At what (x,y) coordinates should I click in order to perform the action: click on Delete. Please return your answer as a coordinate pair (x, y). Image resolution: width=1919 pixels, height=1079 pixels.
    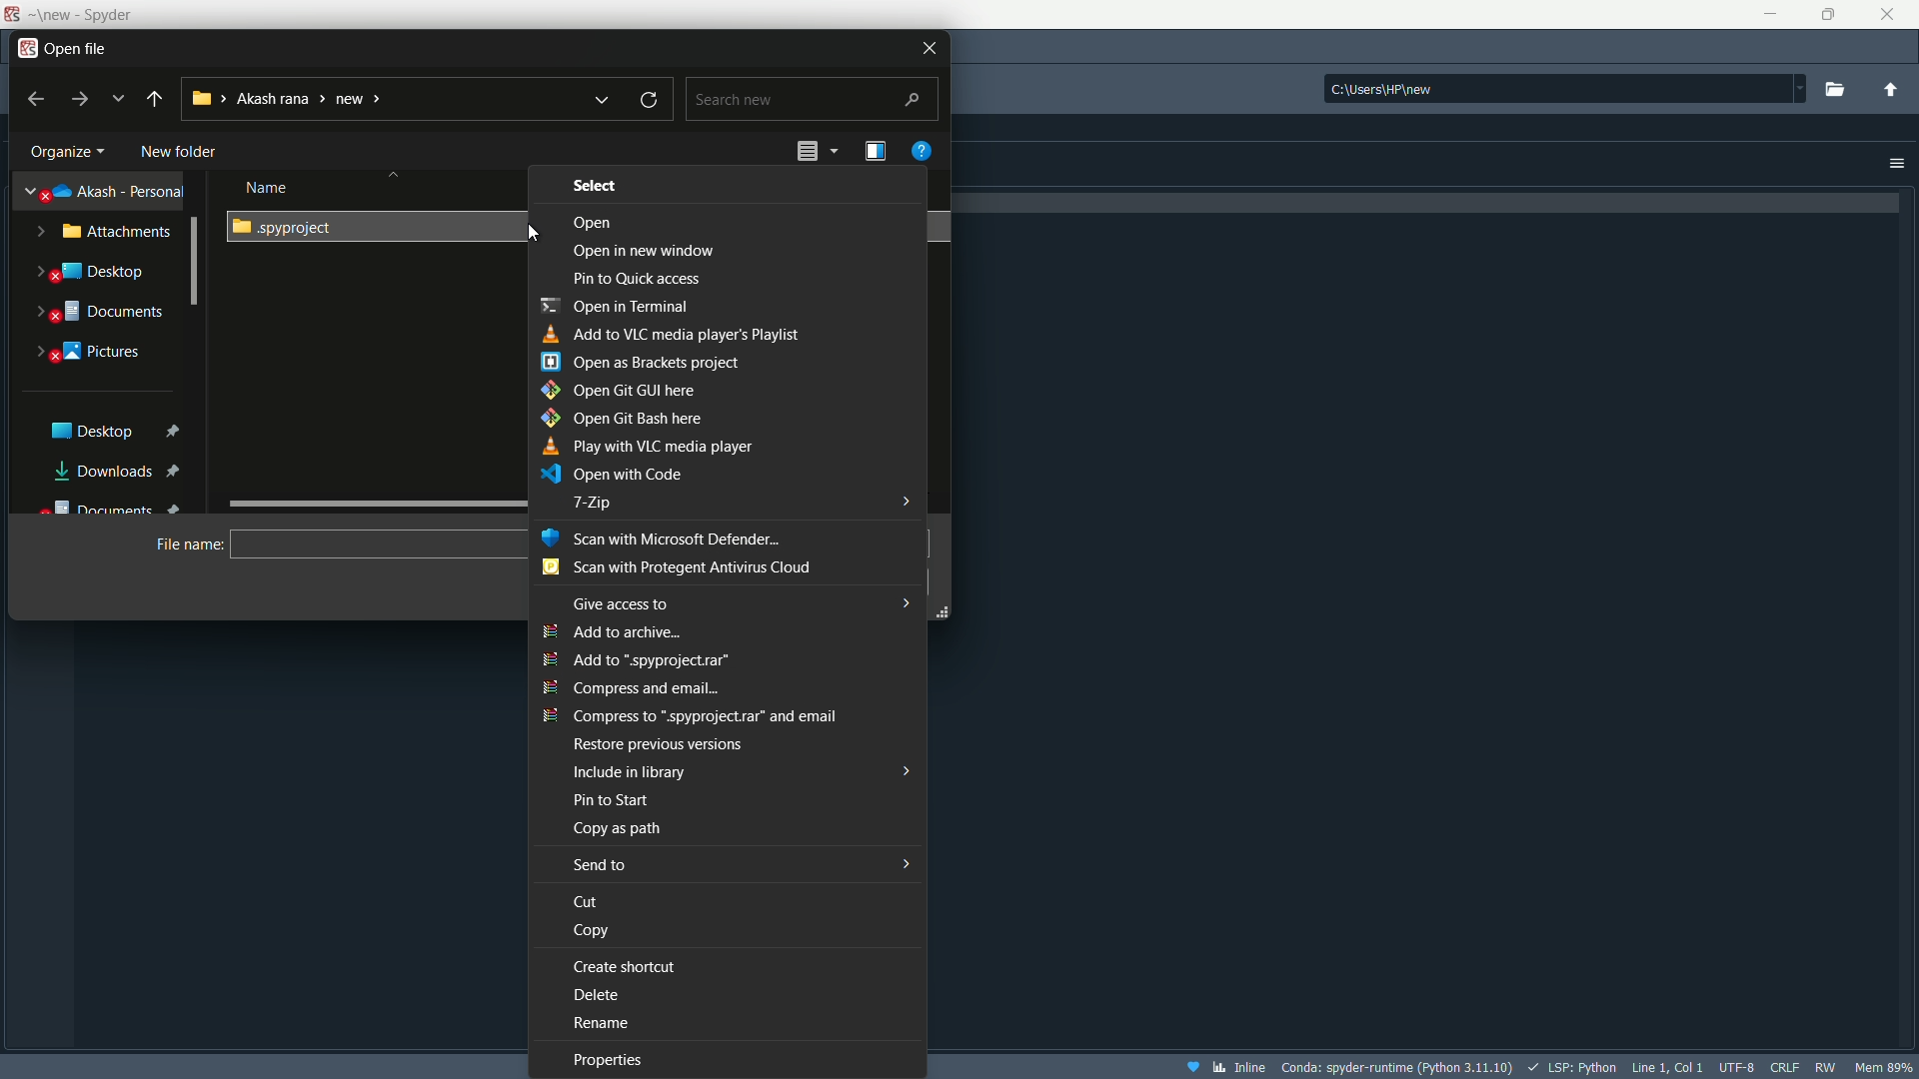
    Looking at the image, I should click on (606, 993).